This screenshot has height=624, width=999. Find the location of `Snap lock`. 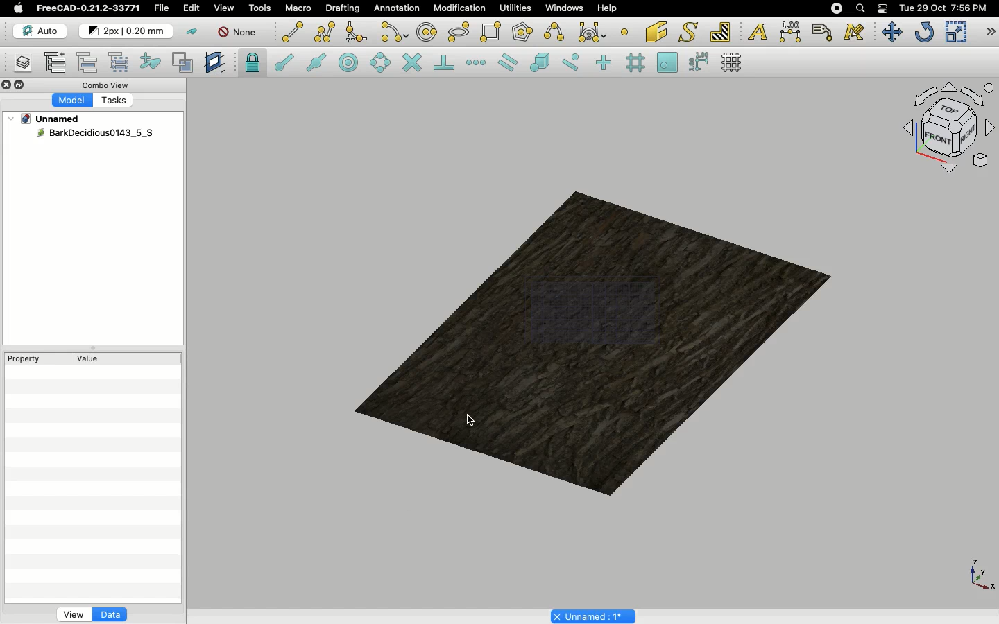

Snap lock is located at coordinates (254, 62).